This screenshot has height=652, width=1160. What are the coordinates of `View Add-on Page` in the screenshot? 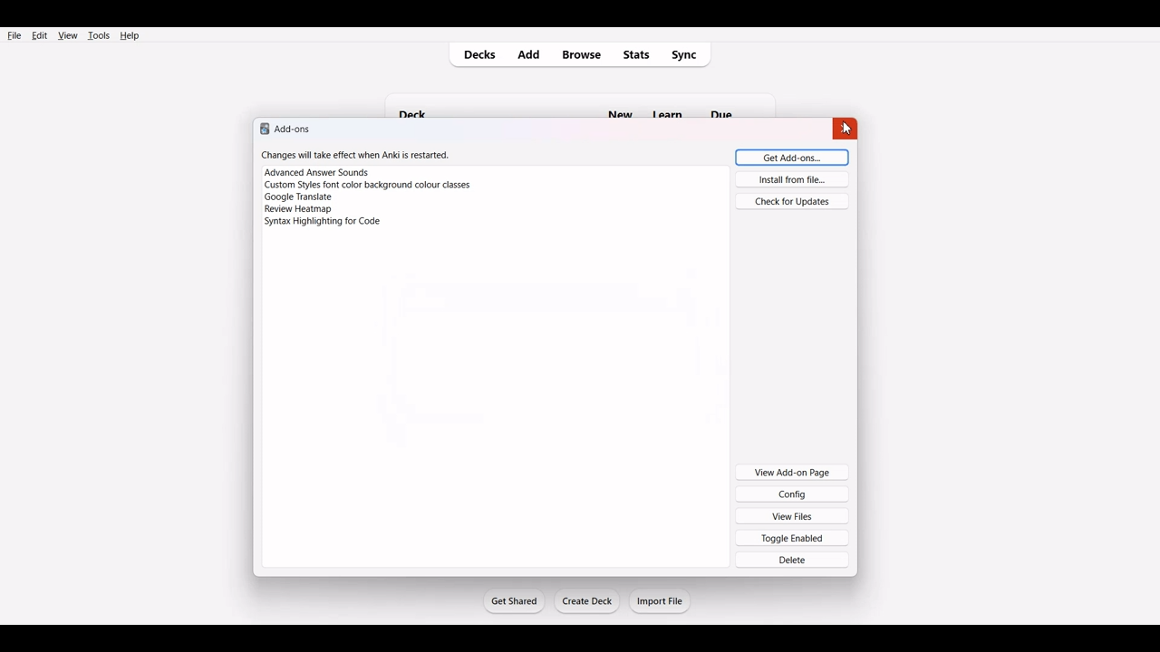 It's located at (792, 471).